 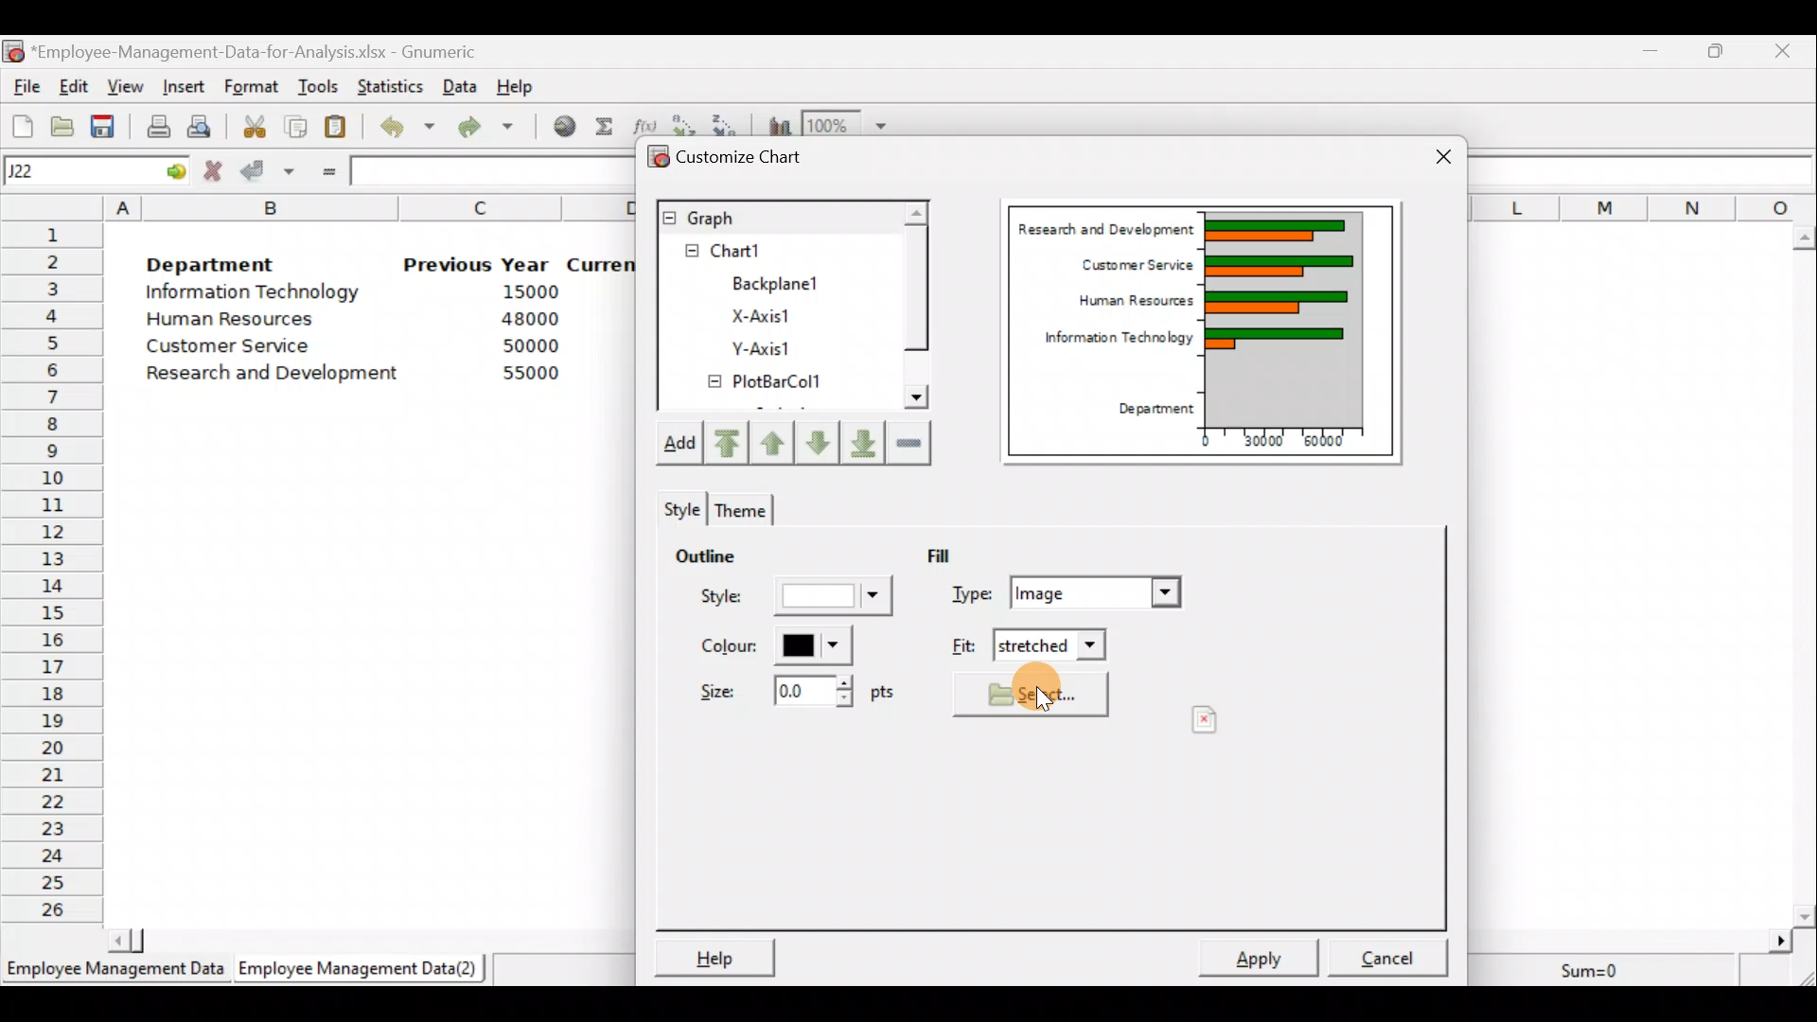 I want to click on Style, so click(x=679, y=507).